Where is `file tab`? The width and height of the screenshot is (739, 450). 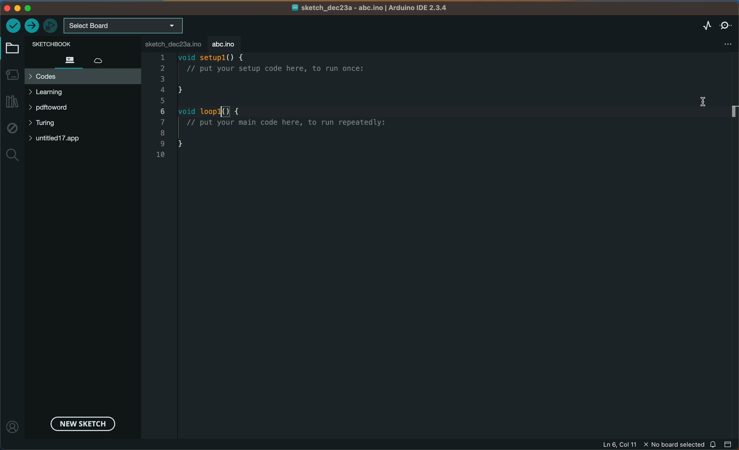 file tab is located at coordinates (169, 43).